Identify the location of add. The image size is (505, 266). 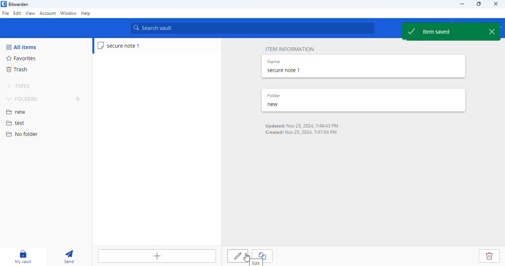
(78, 99).